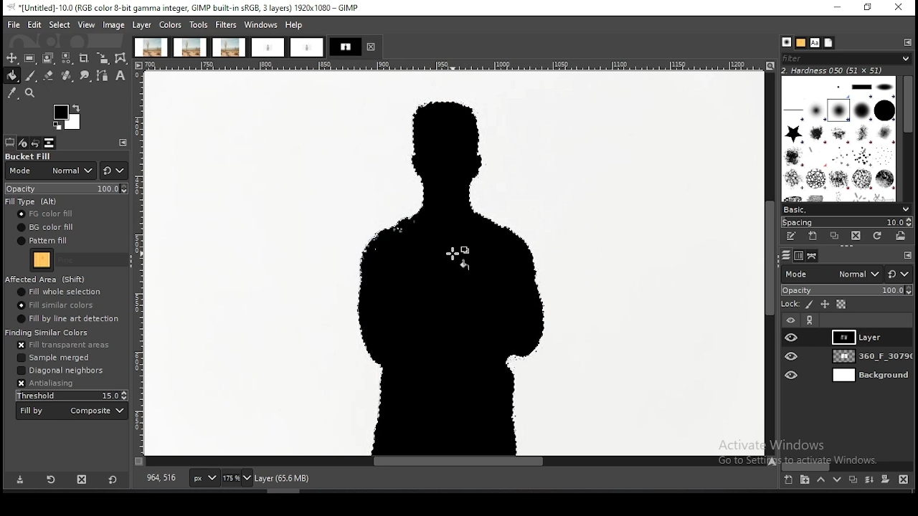 This screenshot has height=516, width=918. Describe the element at coordinates (10, 143) in the screenshot. I see `tool options` at that location.